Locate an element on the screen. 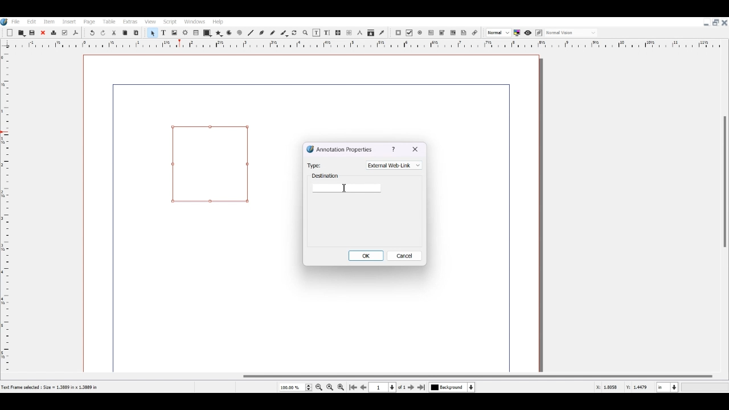 The height and width of the screenshot is (410, 729). Table is located at coordinates (196, 33).